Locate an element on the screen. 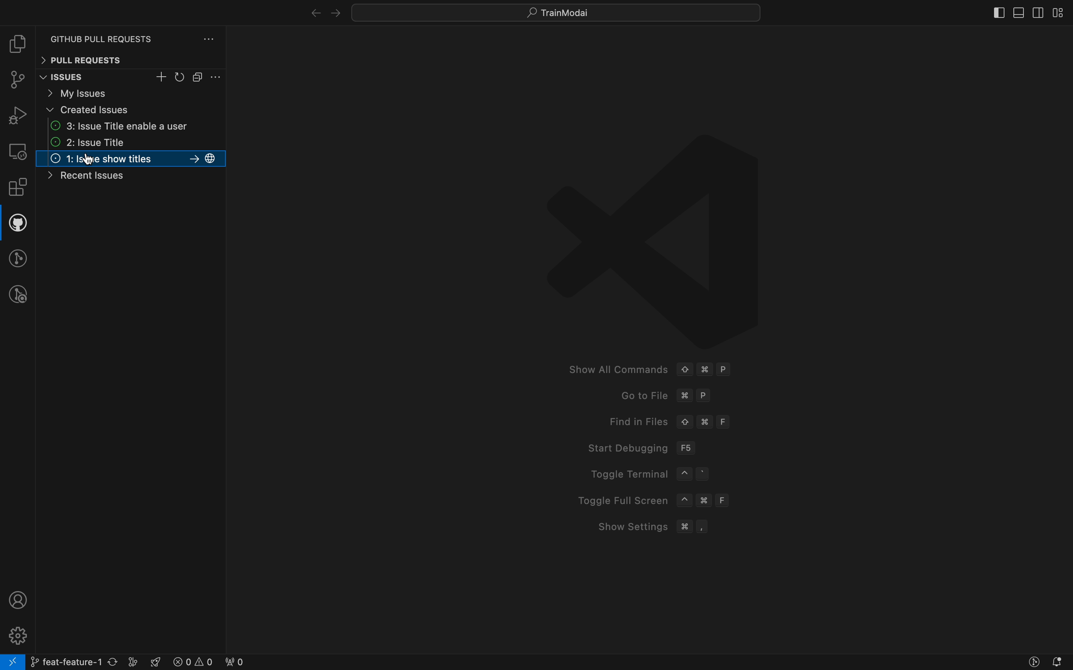 The height and width of the screenshot is (670, 1073). requests is located at coordinates (134, 34).